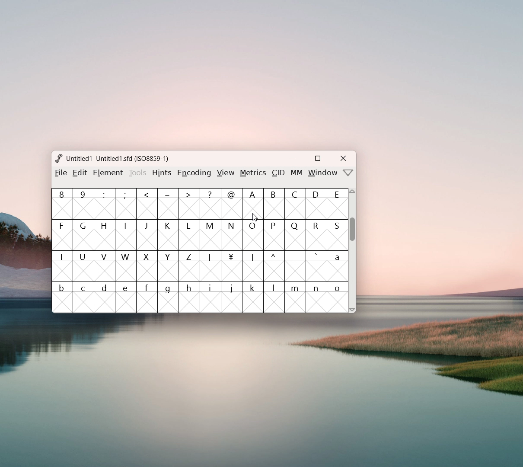 This screenshot has width=523, height=467. Describe the element at coordinates (317, 266) in the screenshot. I see ``` at that location.